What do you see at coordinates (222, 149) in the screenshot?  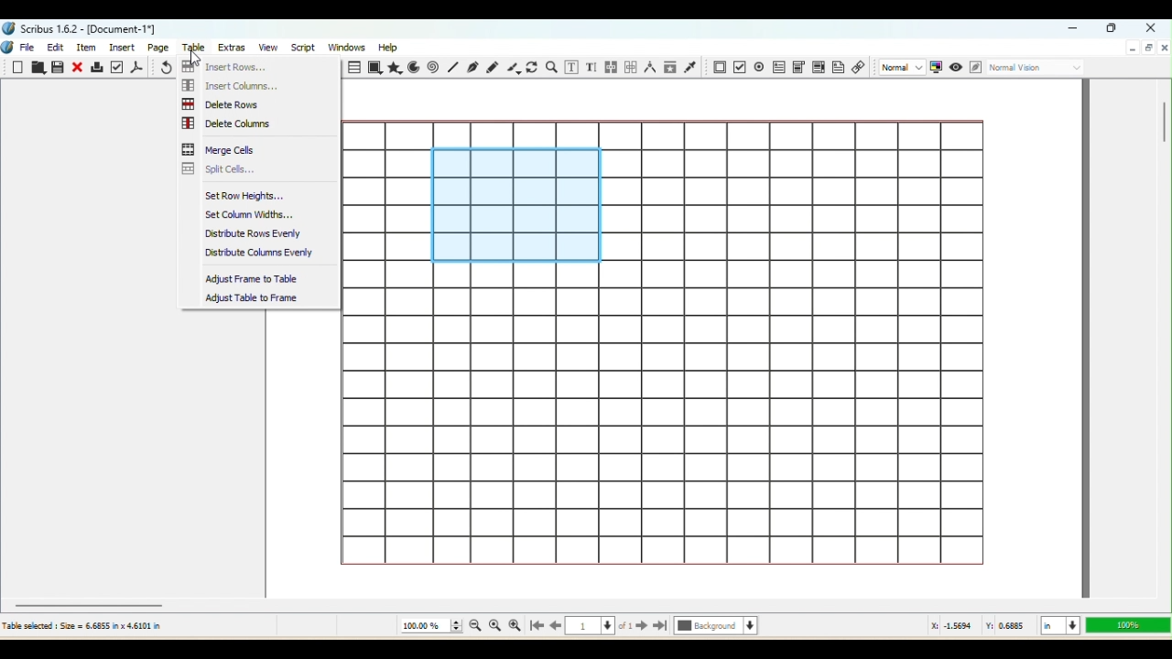 I see `Merge cells` at bounding box center [222, 149].